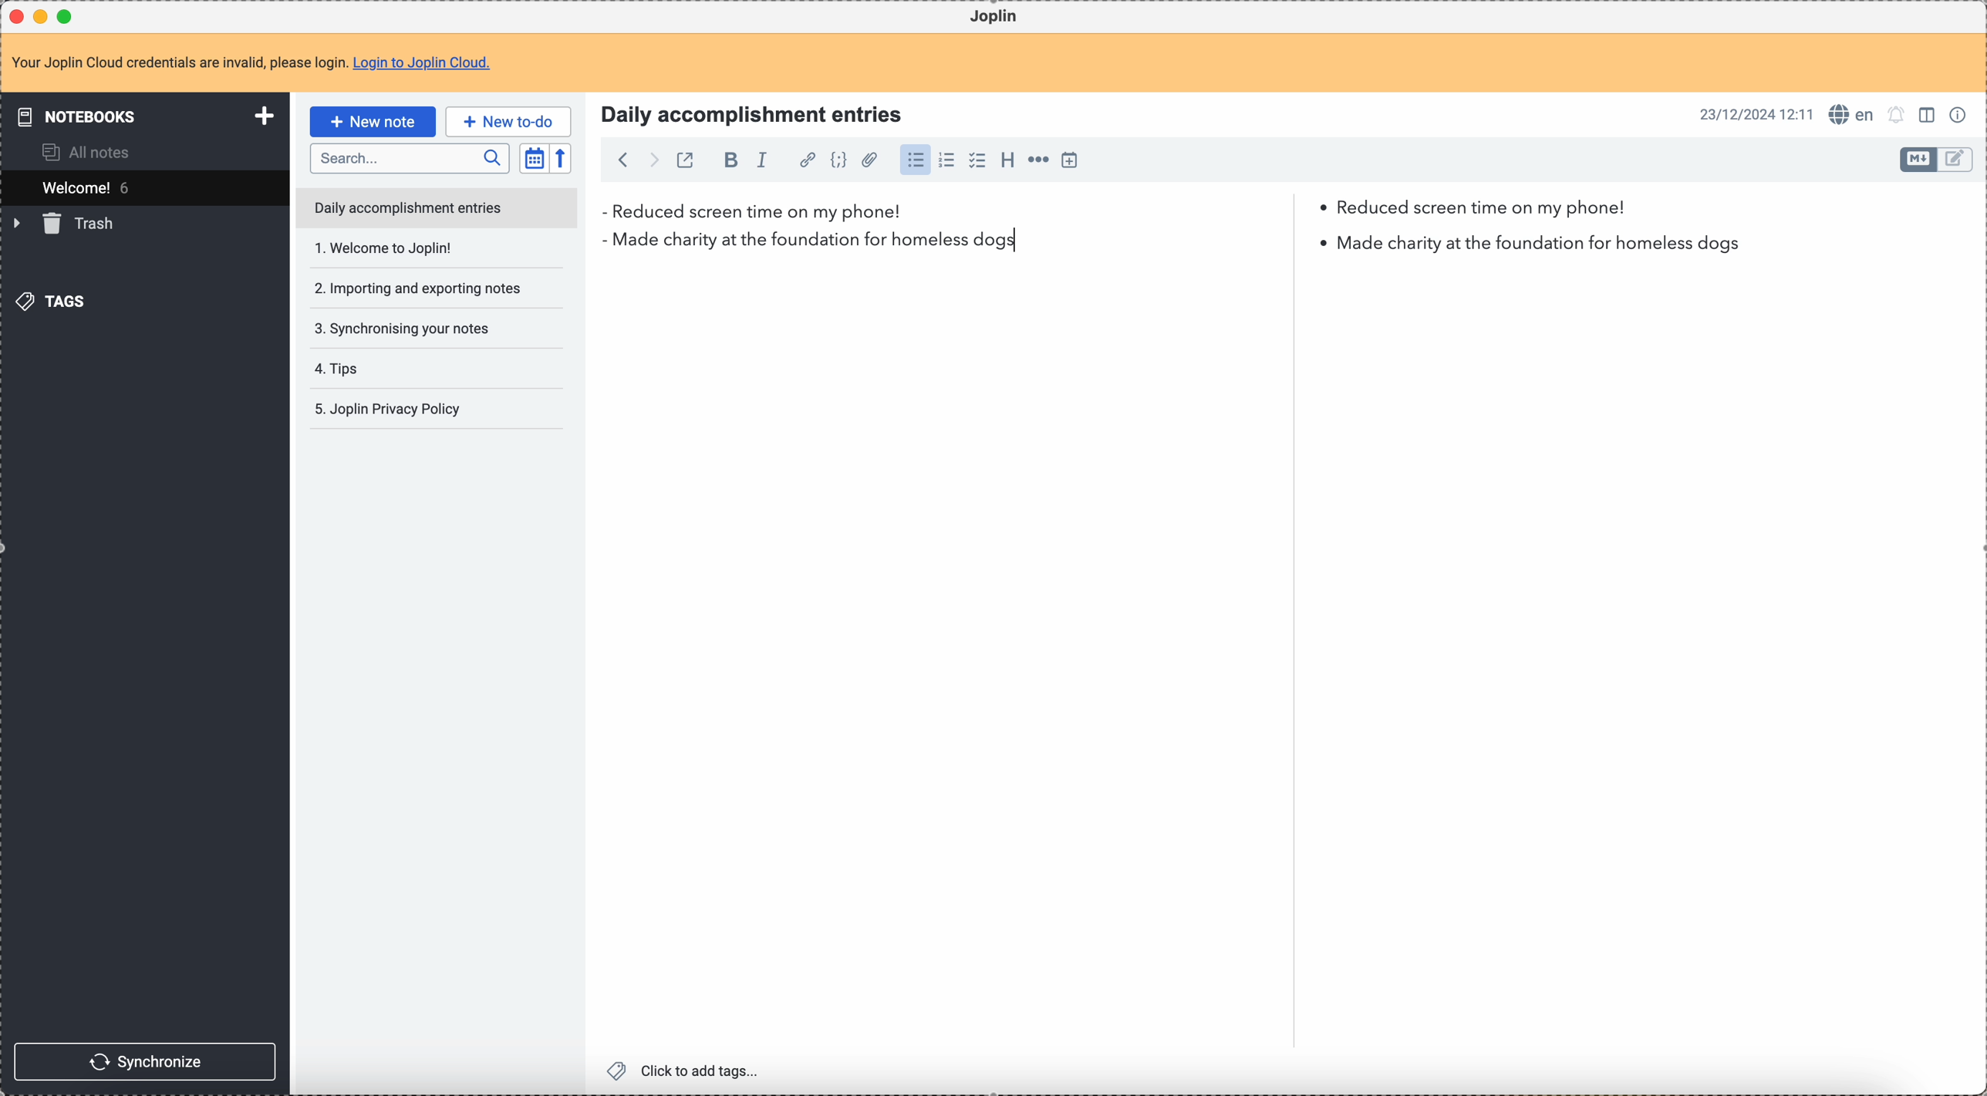 This screenshot has height=1096, width=1987. What do you see at coordinates (749, 113) in the screenshot?
I see `Title` at bounding box center [749, 113].